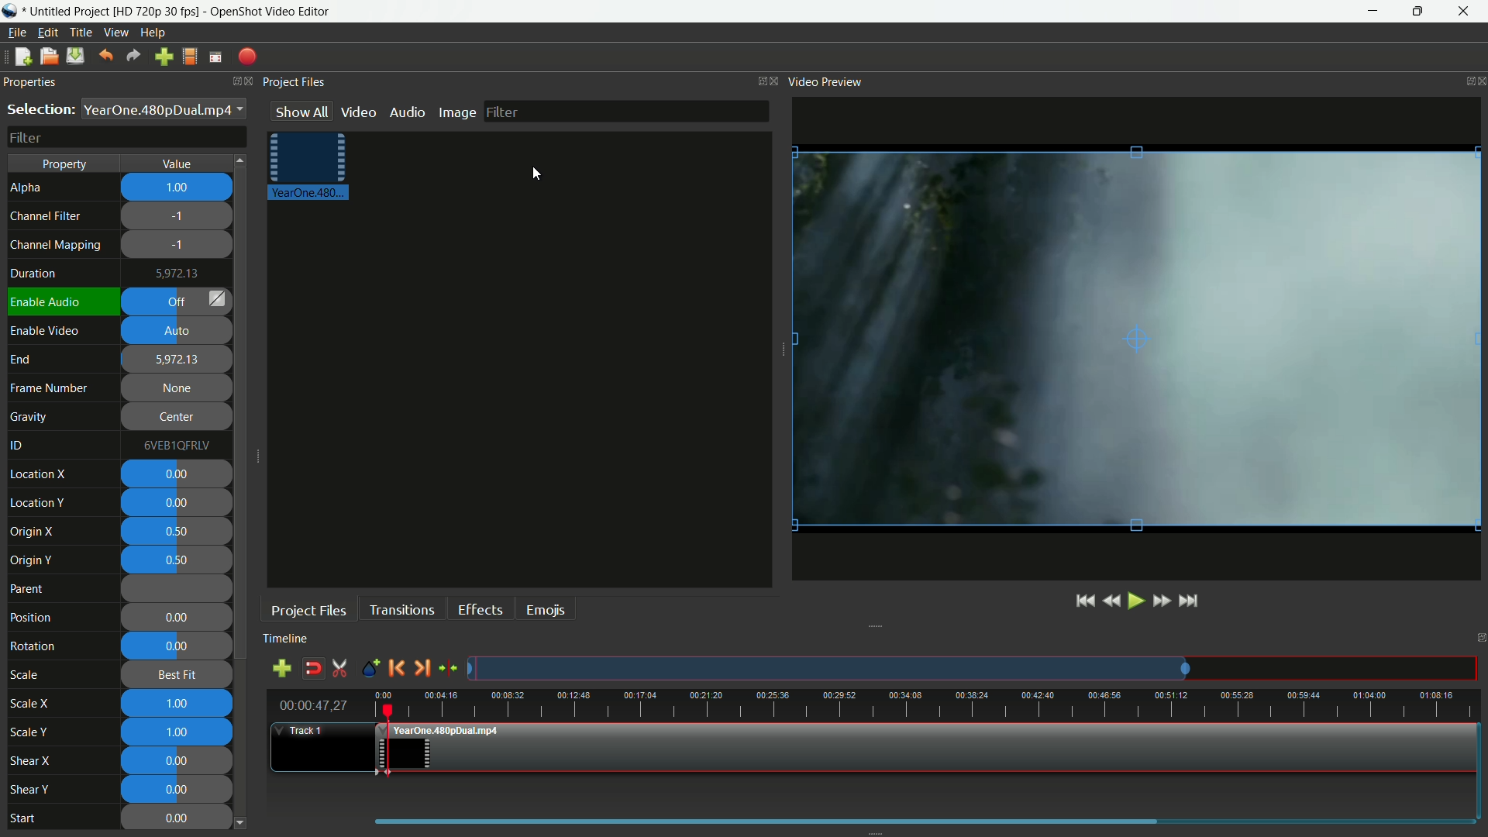 This screenshot has height=837, width=1488. I want to click on video preview, so click(825, 81).